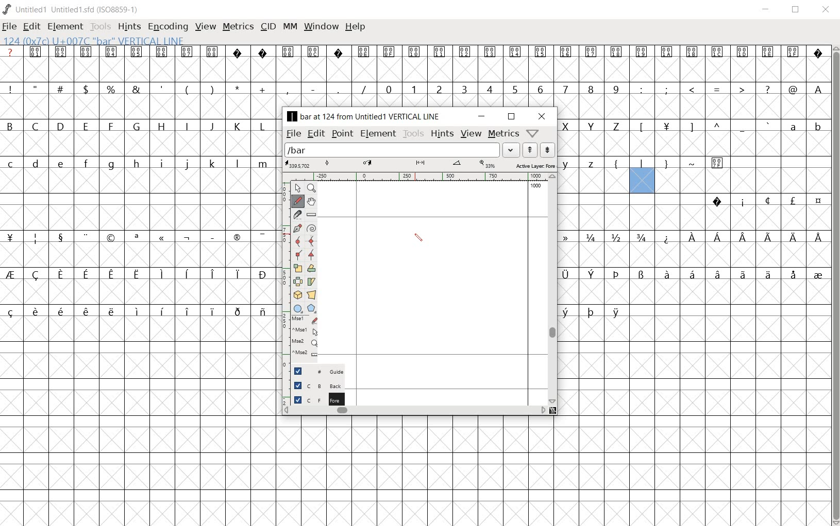  What do you see at coordinates (827, 10) in the screenshot?
I see `close` at bounding box center [827, 10].